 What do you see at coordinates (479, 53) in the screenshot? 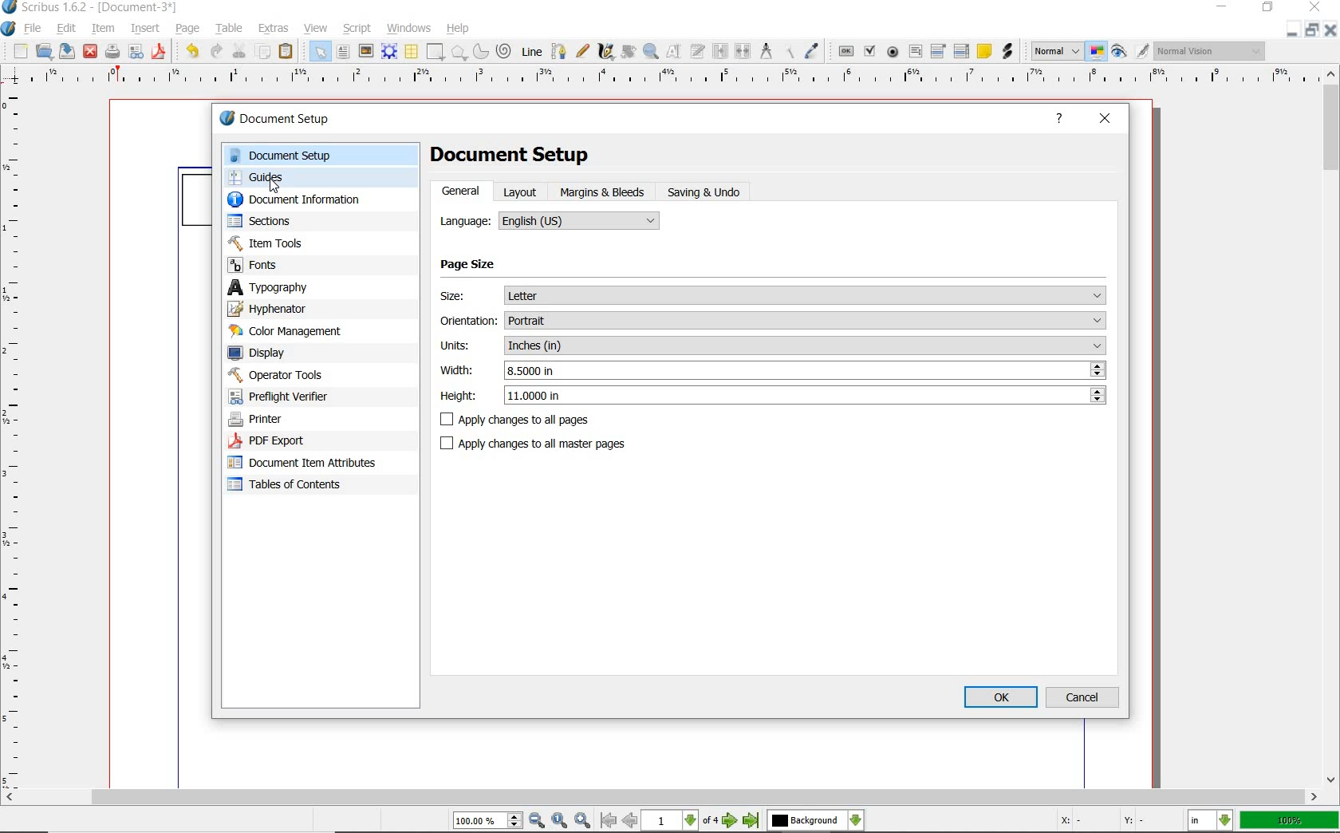
I see `arc` at bounding box center [479, 53].